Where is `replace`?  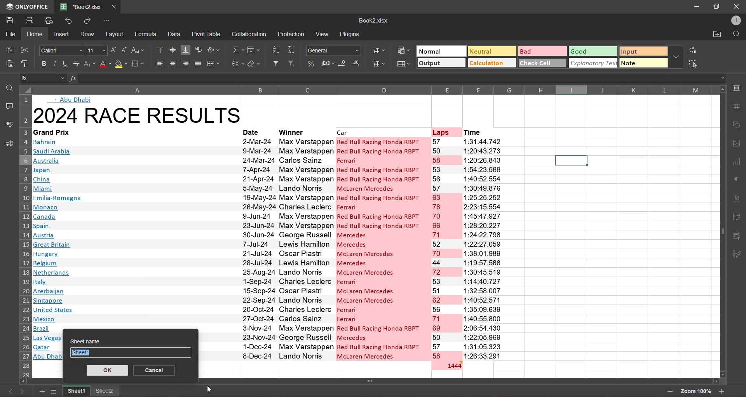 replace is located at coordinates (692, 49).